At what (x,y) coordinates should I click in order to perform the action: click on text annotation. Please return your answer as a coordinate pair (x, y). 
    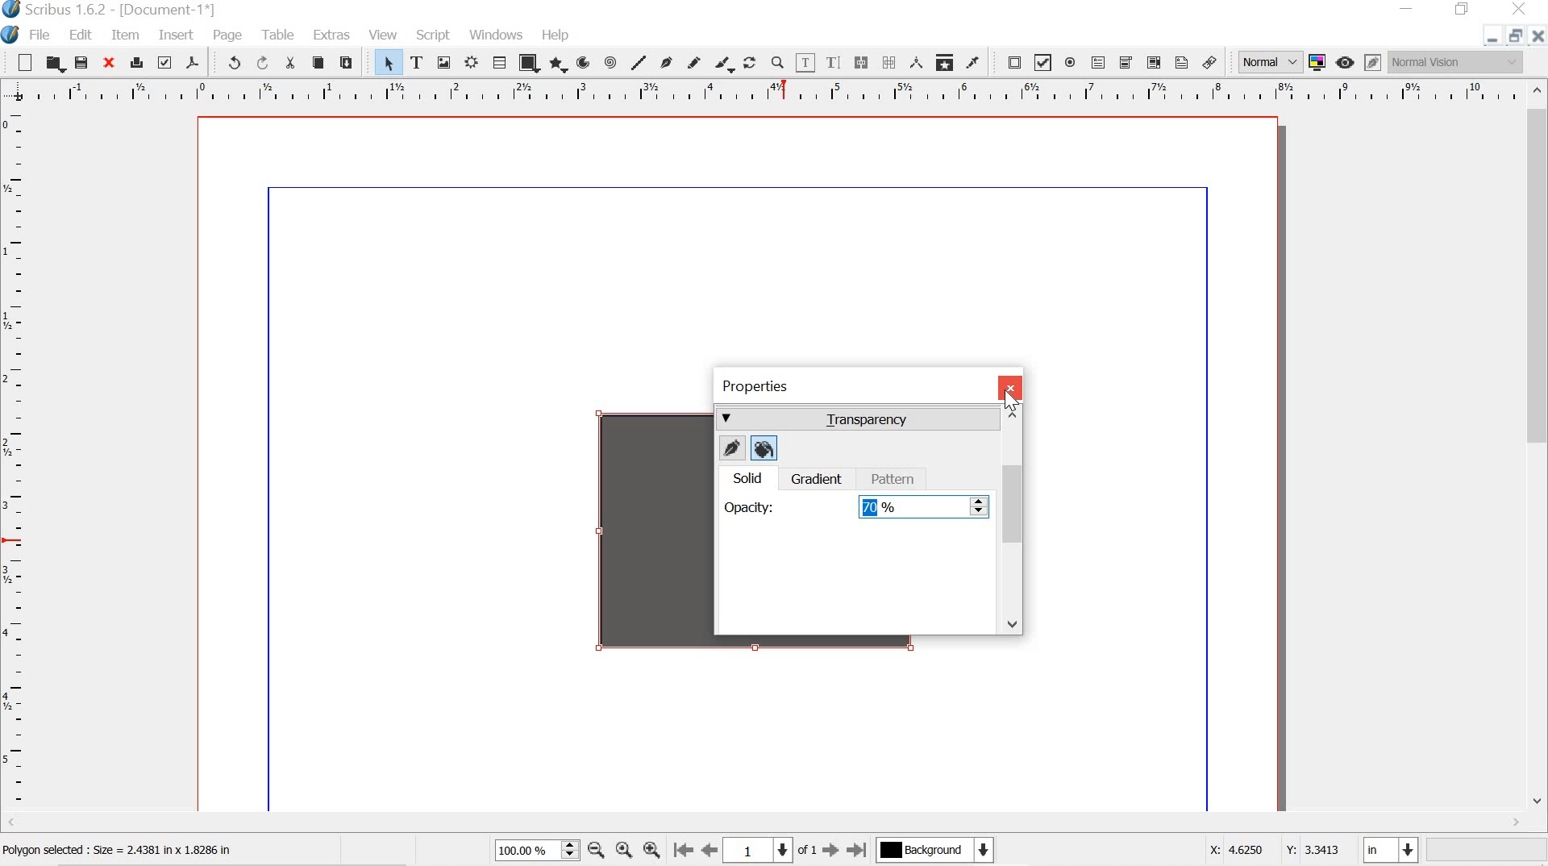
    Looking at the image, I should click on (1182, 63).